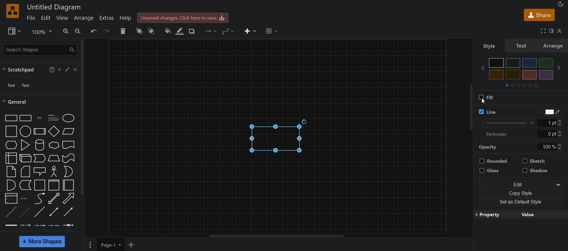  Describe the element at coordinates (277, 236) in the screenshot. I see `horizontal scroll bar` at that location.